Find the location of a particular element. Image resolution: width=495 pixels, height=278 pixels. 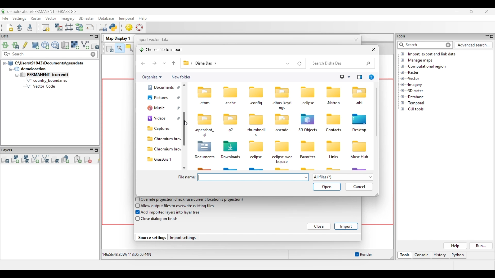

Add raster map layer is located at coordinates (15, 159).